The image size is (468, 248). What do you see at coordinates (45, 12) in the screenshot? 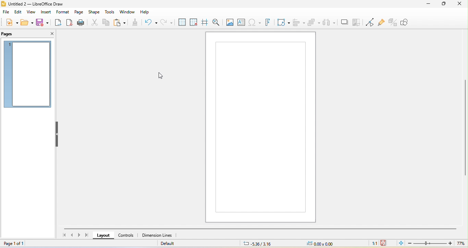
I see `insert` at bounding box center [45, 12].